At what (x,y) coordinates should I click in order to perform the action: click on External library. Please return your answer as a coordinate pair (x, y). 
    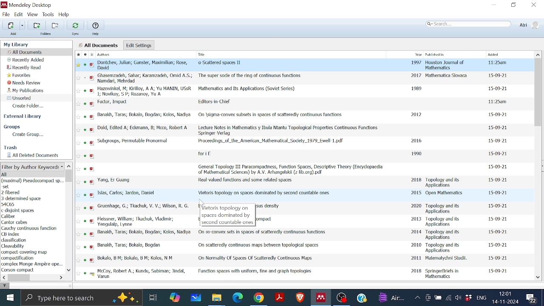
    Looking at the image, I should click on (25, 116).